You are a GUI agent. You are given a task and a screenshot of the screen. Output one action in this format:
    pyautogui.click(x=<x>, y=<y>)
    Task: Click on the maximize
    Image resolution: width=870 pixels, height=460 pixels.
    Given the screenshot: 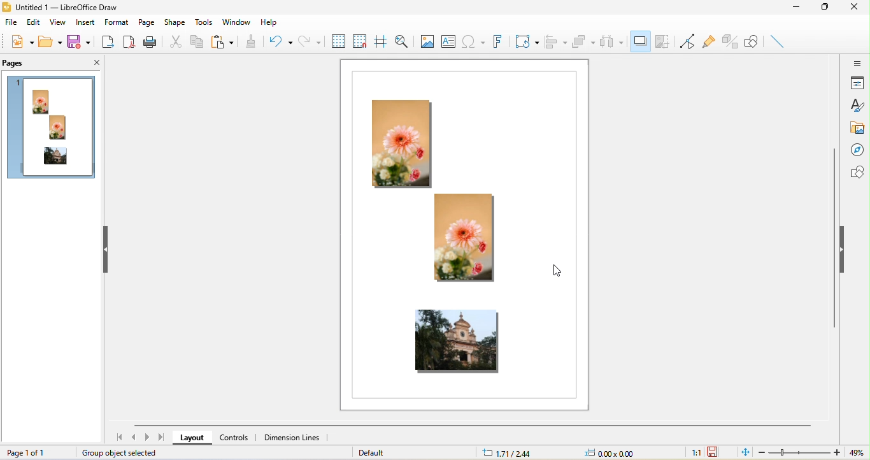 What is the action you would take?
    pyautogui.click(x=828, y=8)
    